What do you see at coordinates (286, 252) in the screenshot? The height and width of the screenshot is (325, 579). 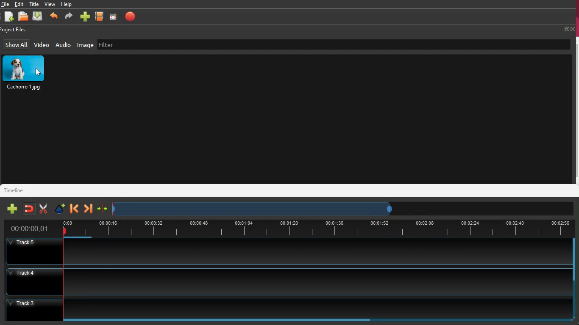 I see `track` at bounding box center [286, 252].